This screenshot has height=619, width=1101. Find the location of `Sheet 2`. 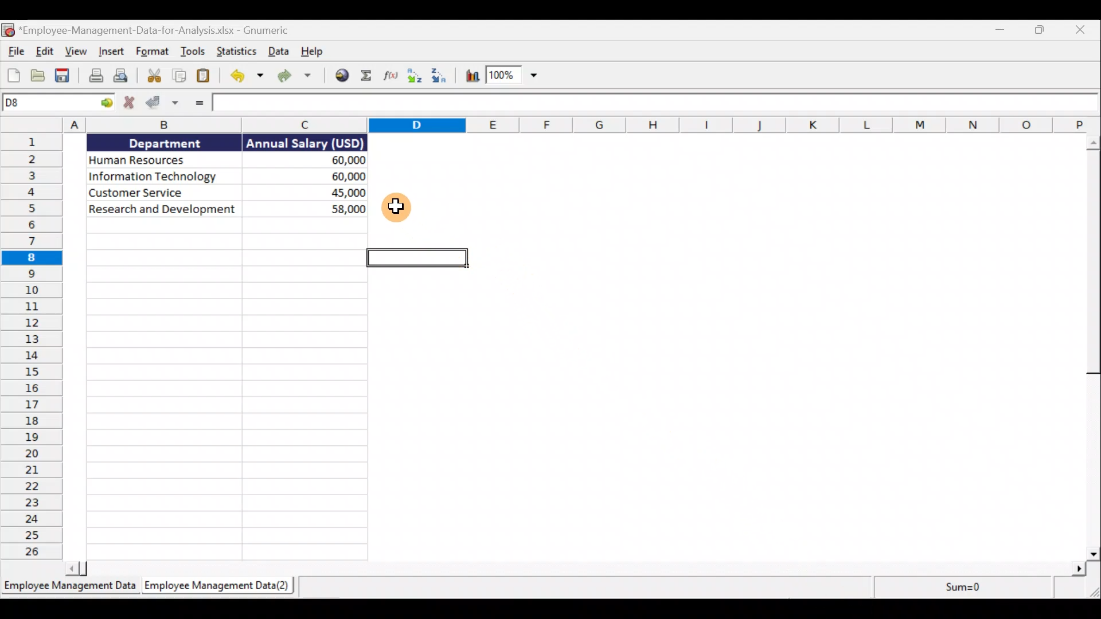

Sheet 2 is located at coordinates (222, 588).